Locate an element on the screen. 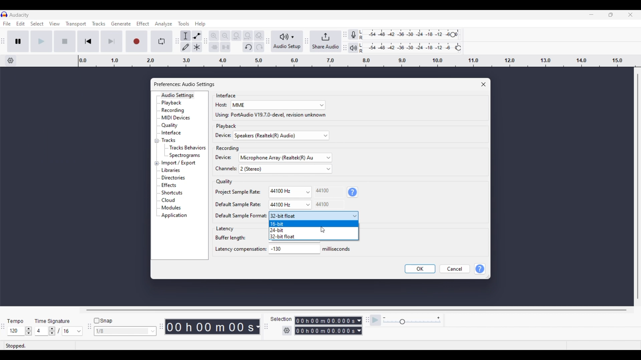 This screenshot has width=641, height=360. Recording duration is located at coordinates (325, 326).